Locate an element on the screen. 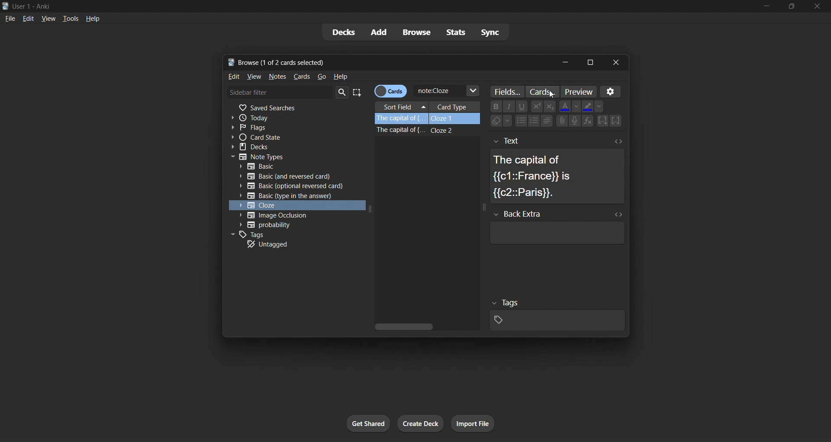 The height and width of the screenshot is (442, 831). new tab name is located at coordinates (389, 63).